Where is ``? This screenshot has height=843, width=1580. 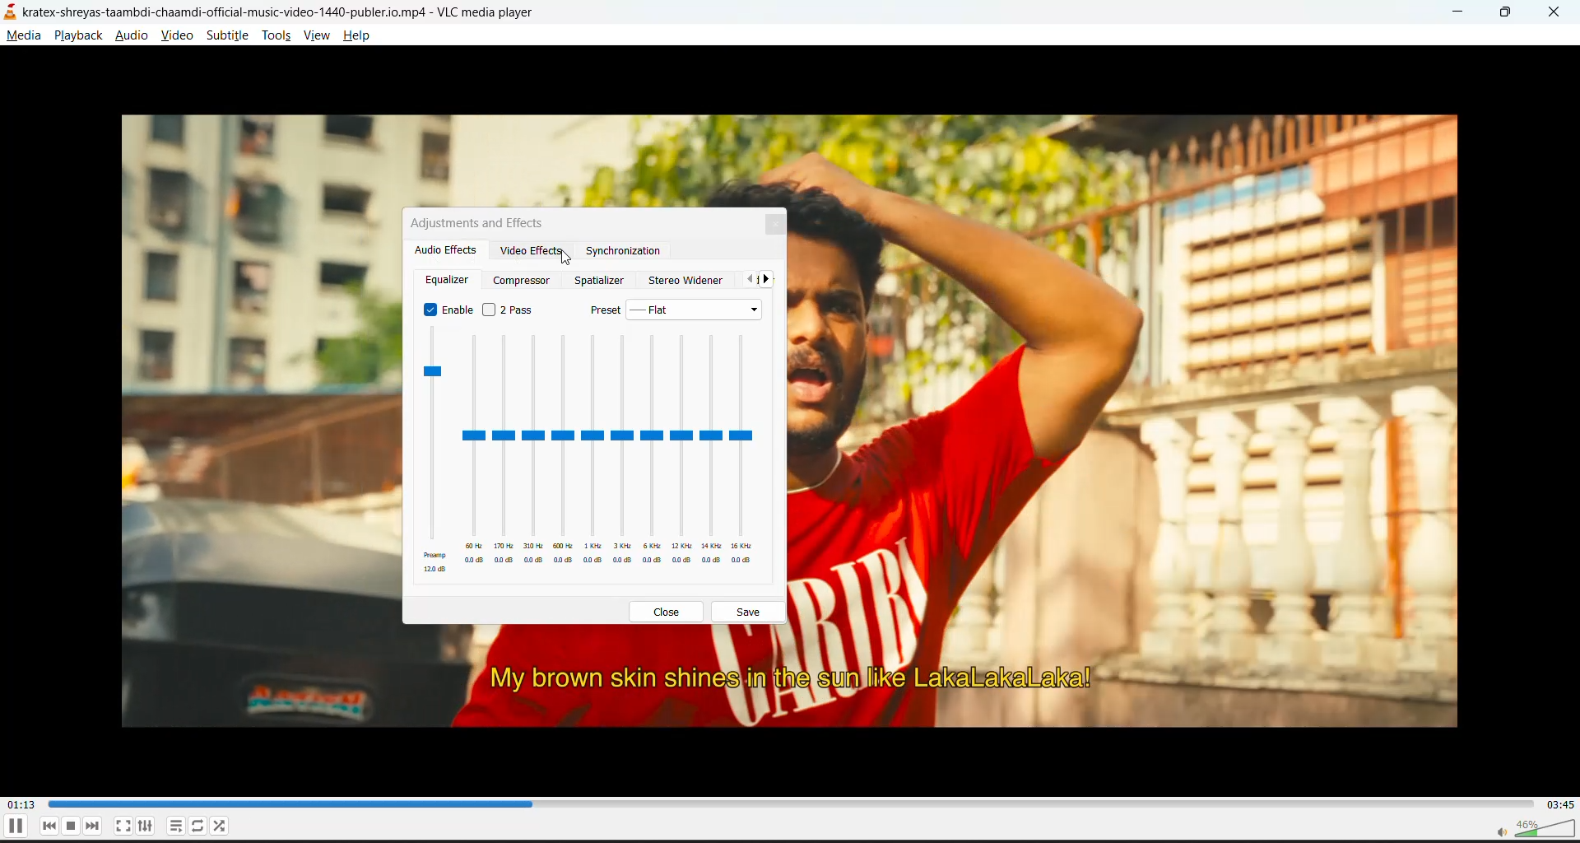  is located at coordinates (683, 456).